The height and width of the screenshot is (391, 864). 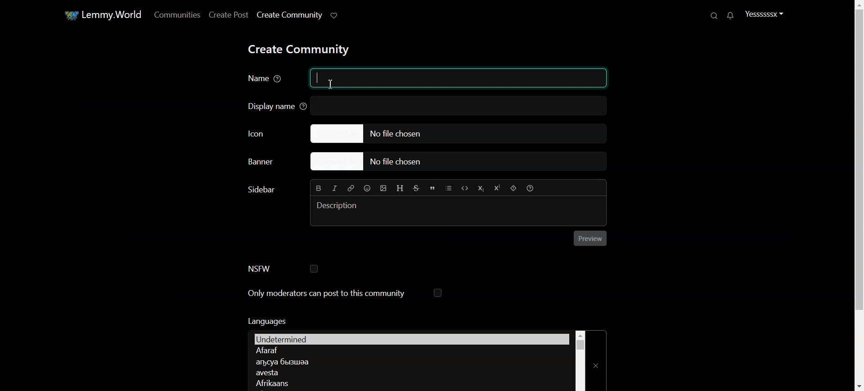 What do you see at coordinates (266, 79) in the screenshot?
I see `Name` at bounding box center [266, 79].